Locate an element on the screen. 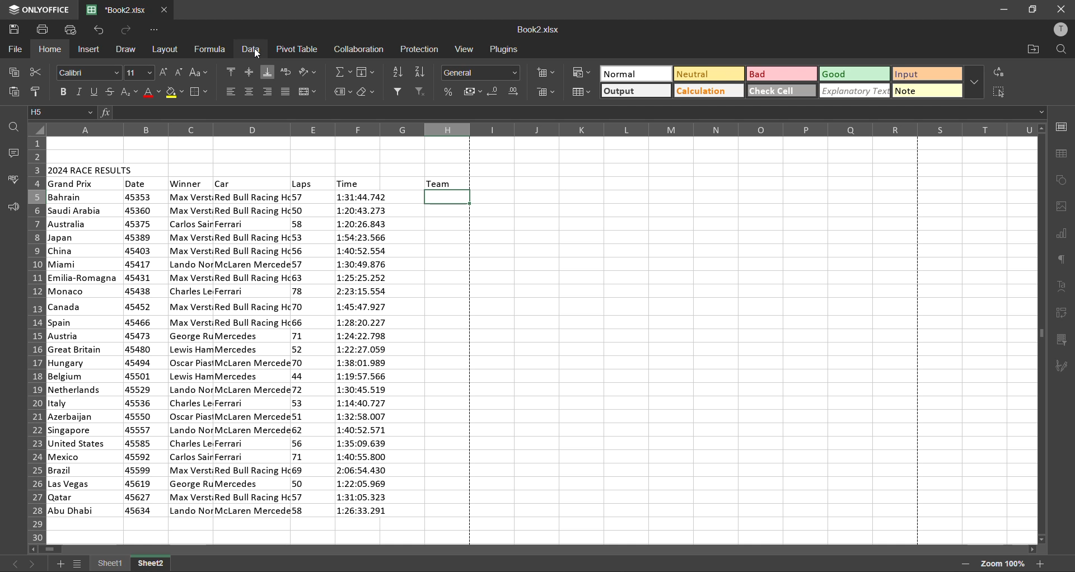  note is located at coordinates (927, 91).